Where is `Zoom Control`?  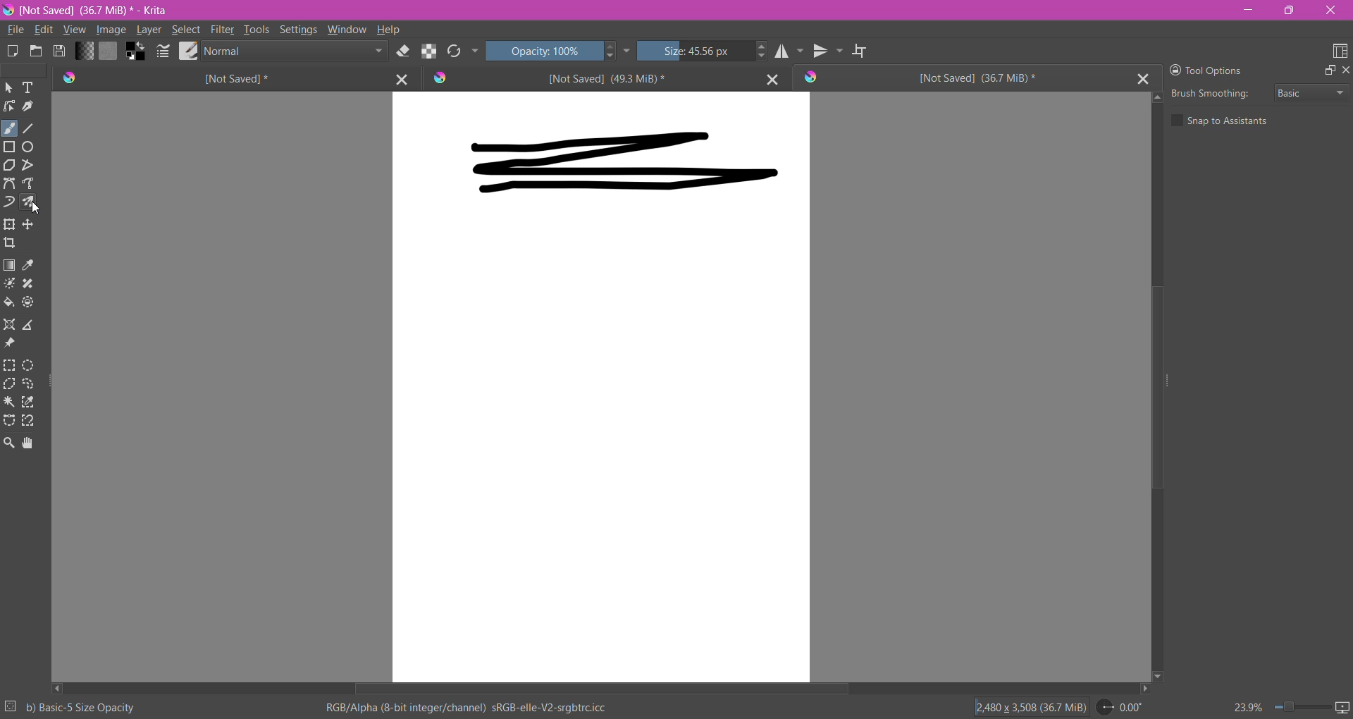 Zoom Control is located at coordinates (1278, 707).